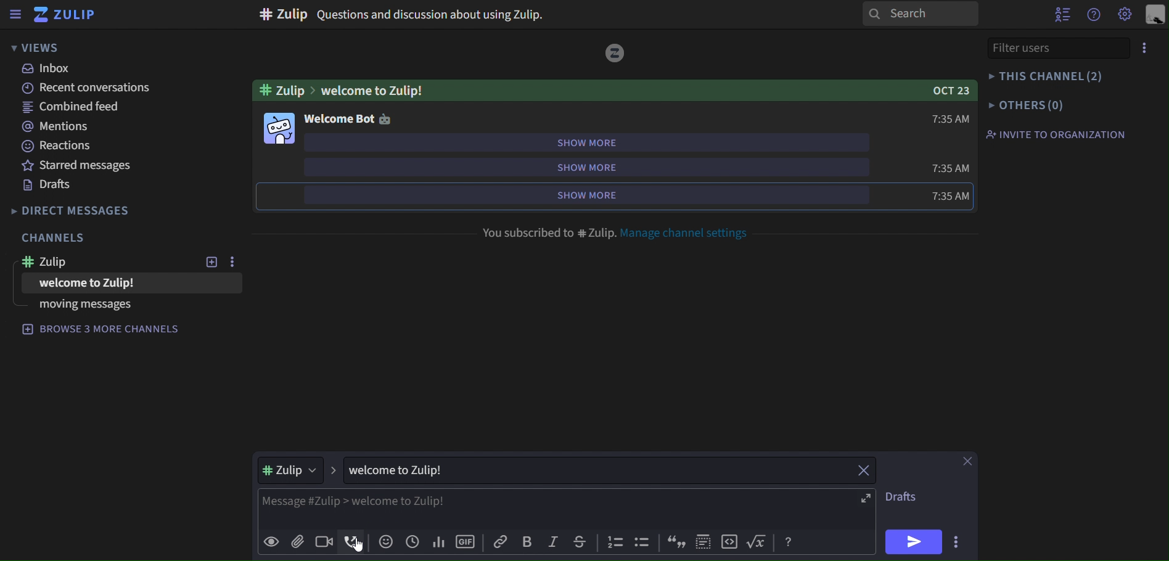  I want to click on main menu, so click(1126, 15).